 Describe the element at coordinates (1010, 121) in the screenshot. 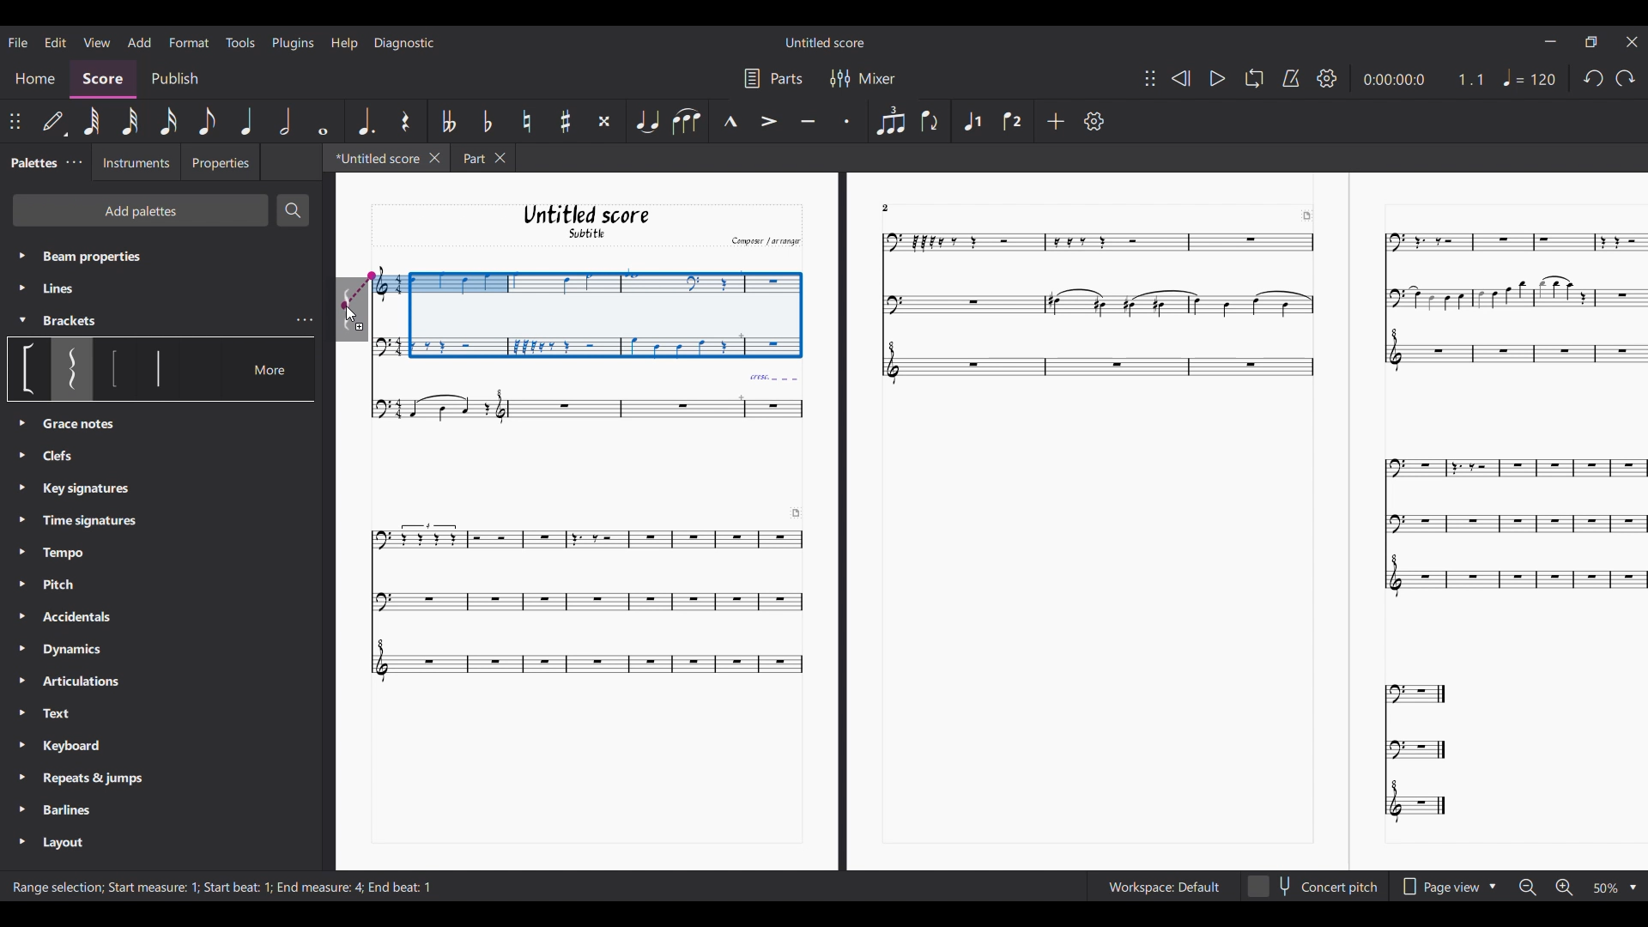

I see `Voice 2` at that location.